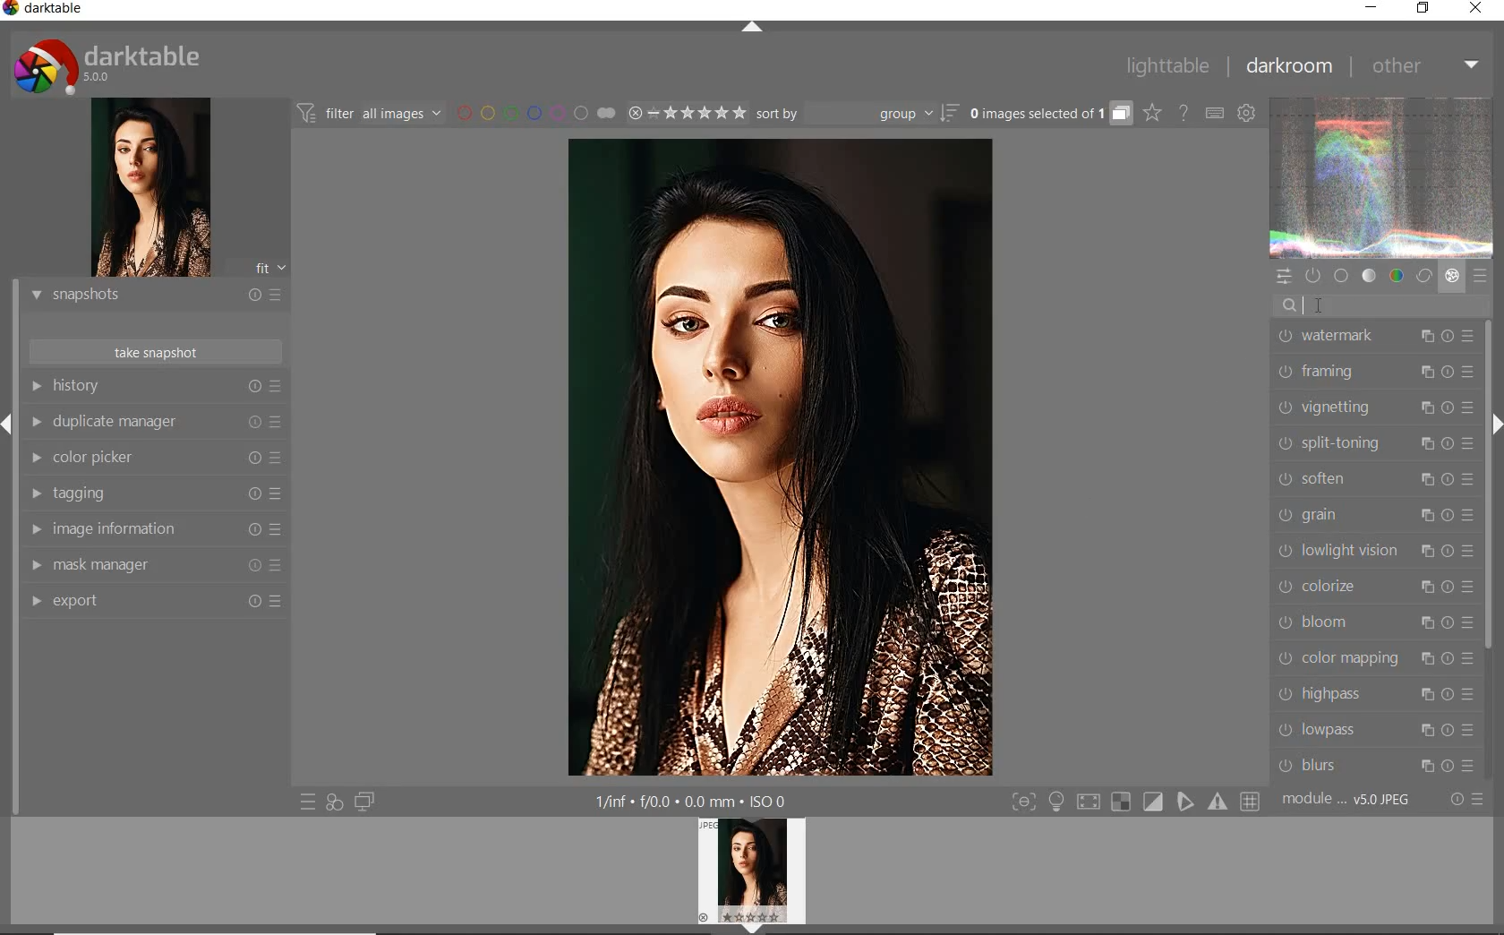 The height and width of the screenshot is (935, 1504). Describe the element at coordinates (1372, 511) in the screenshot. I see `GRAIN` at that location.